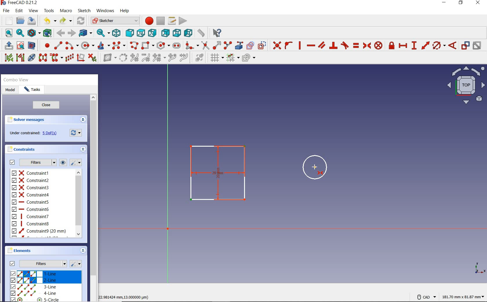  What do you see at coordinates (31, 187) in the screenshot?
I see `constraint3` at bounding box center [31, 187].